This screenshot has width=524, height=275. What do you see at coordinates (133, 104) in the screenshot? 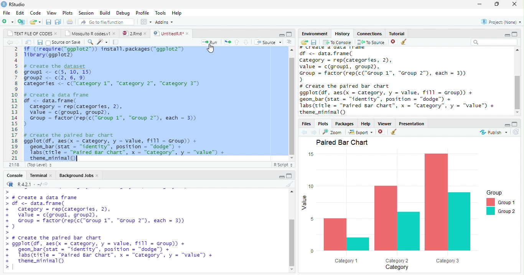
I see `if (treguire(“ggplot2™)) install.packages("ggplot2™)Tibrary(ggplot2)# Create the datasetgroupl <- c(5, 10, 15)group? <- c(2, 6, 9)Categories <- c(‘Category 1", “Category 2", “Category 3")# Create a data framedf <- data. frame(category = rep(categories, 2),value = c(groupl, group2),Group = factor (rep(c("Group 1", “Group 2°), each = 3))># Create the paired bar chartggplot (df, aes(x = Category, y = value, fill = Group) +geom_bar (stat = “identity”, position = "dodge™) +Tabs (title = "Paired Bar Chart”, x = “Category”, y = “value") +theme_minimal()` at bounding box center [133, 104].